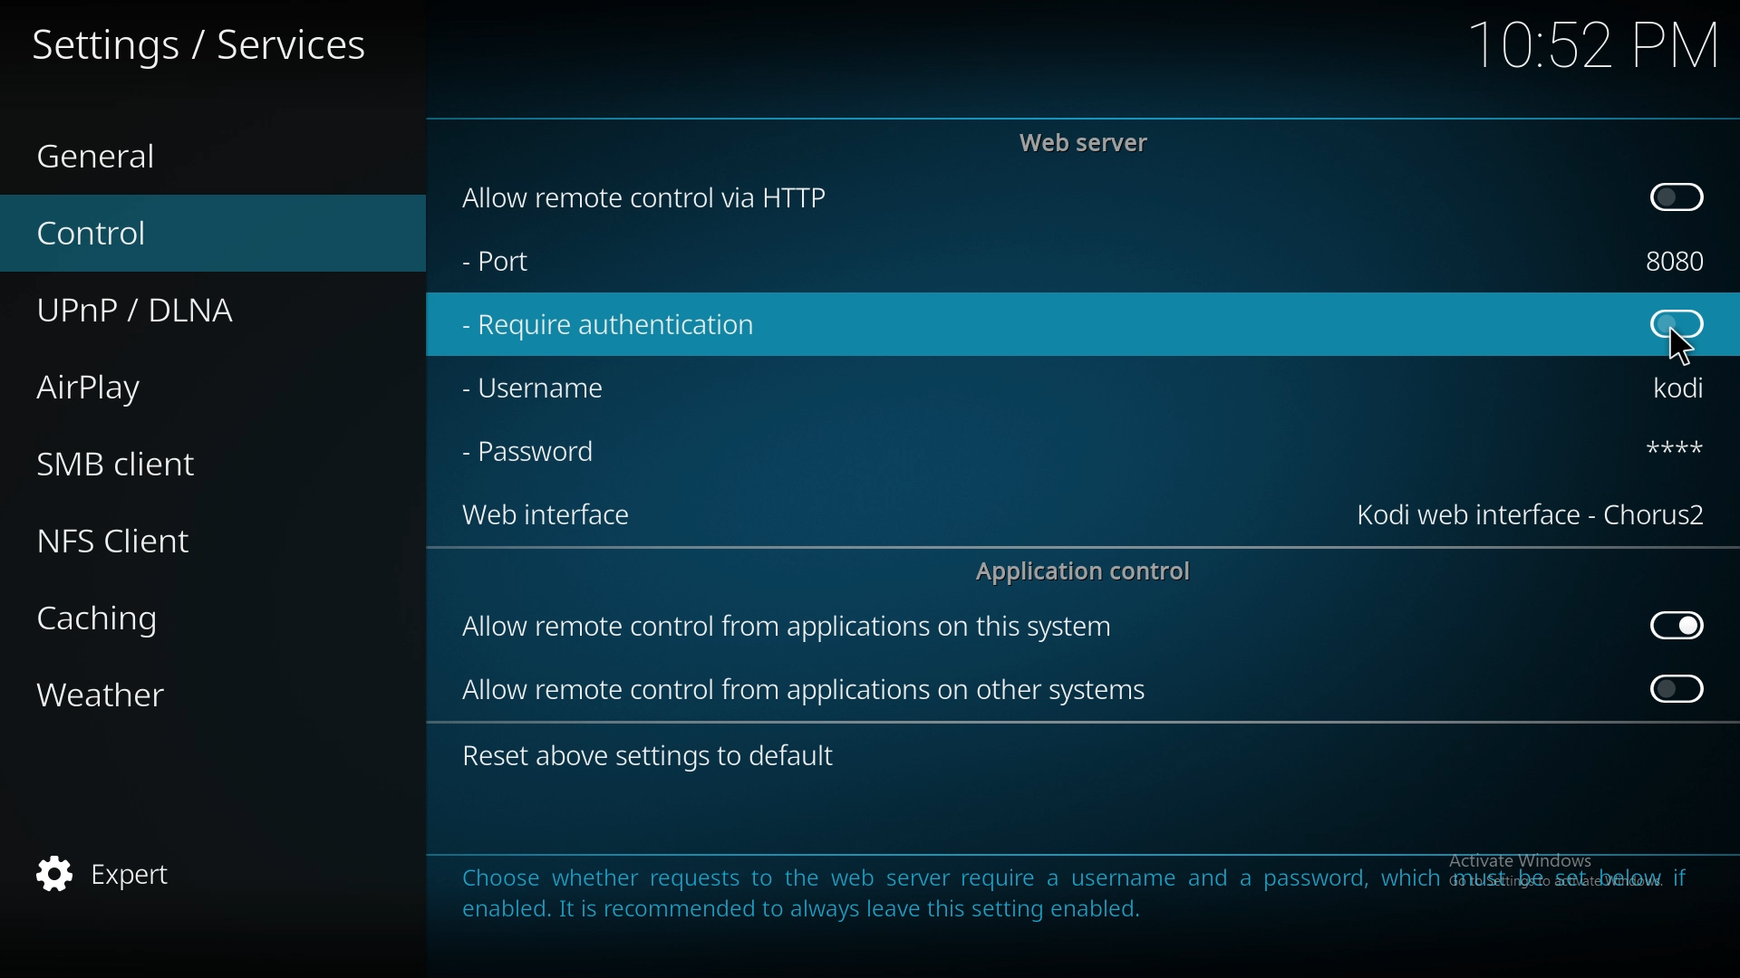 This screenshot has width=1740, height=978. Describe the element at coordinates (188, 693) in the screenshot. I see `weather` at that location.